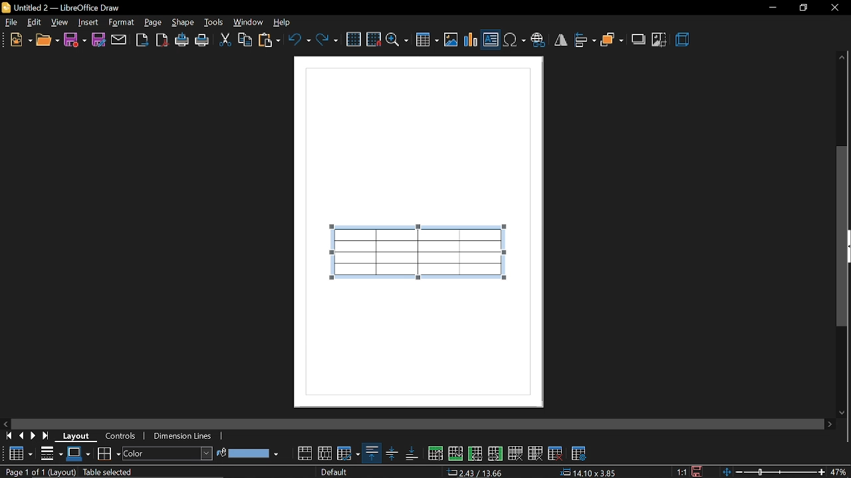  What do you see at coordinates (578, 451) in the screenshot?
I see `table properties` at bounding box center [578, 451].